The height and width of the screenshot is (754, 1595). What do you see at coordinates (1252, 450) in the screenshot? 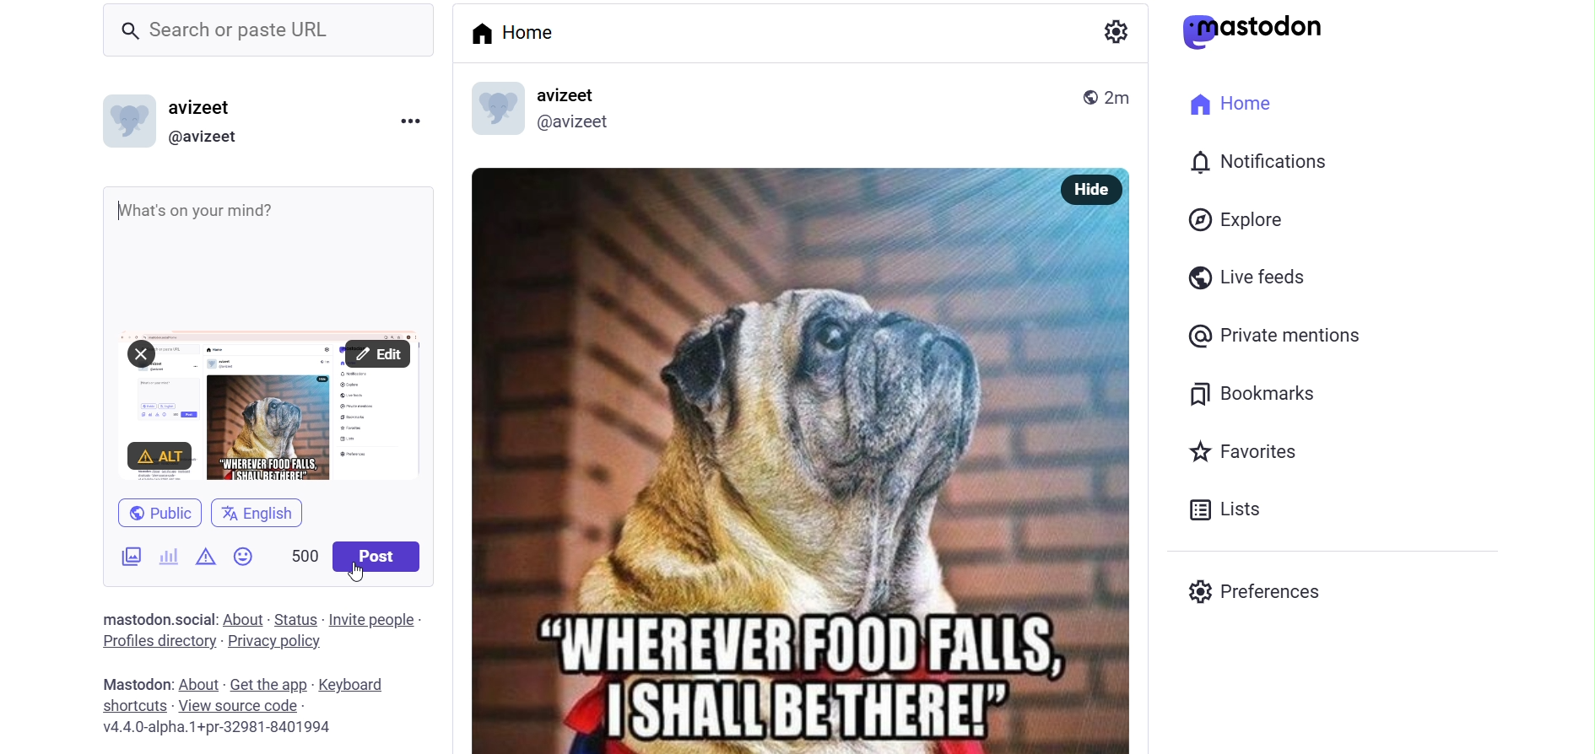
I see `favorites` at bounding box center [1252, 450].